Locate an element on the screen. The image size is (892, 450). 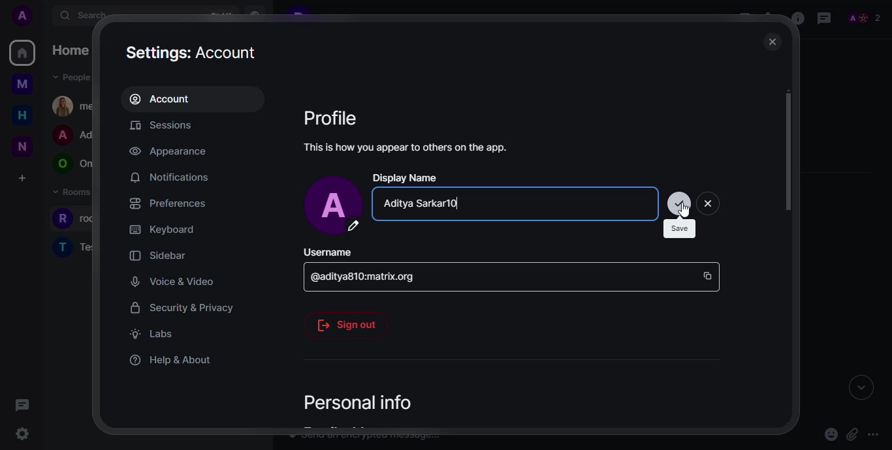
copy is located at coordinates (709, 274).